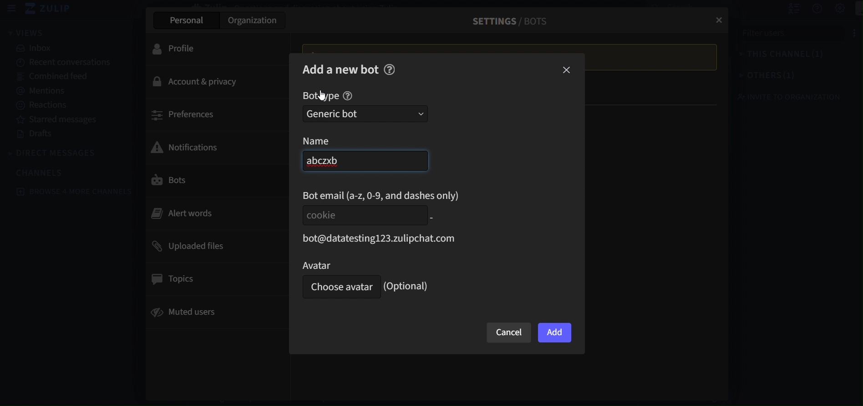 The width and height of the screenshot is (863, 406). I want to click on combined feed, so click(68, 77).